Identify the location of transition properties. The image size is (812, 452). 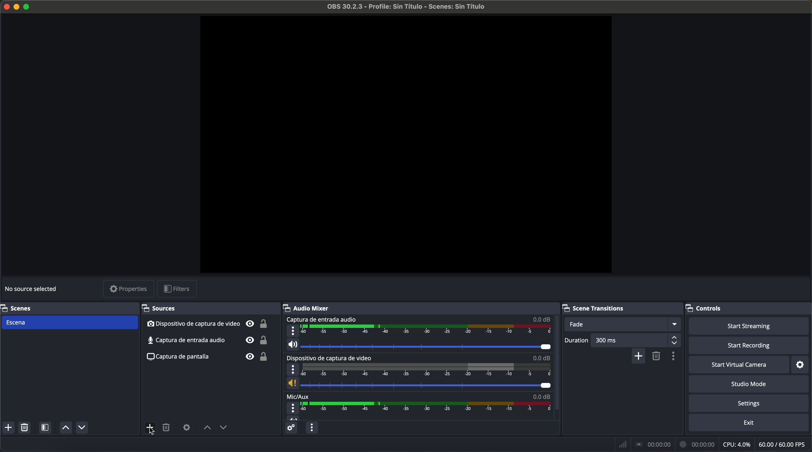
(675, 357).